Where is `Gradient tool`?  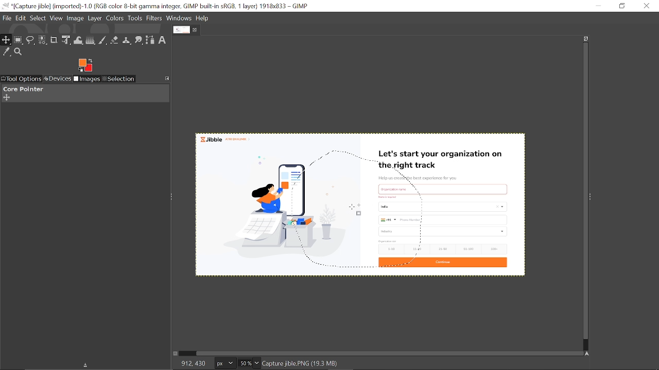 Gradient tool is located at coordinates (91, 41).